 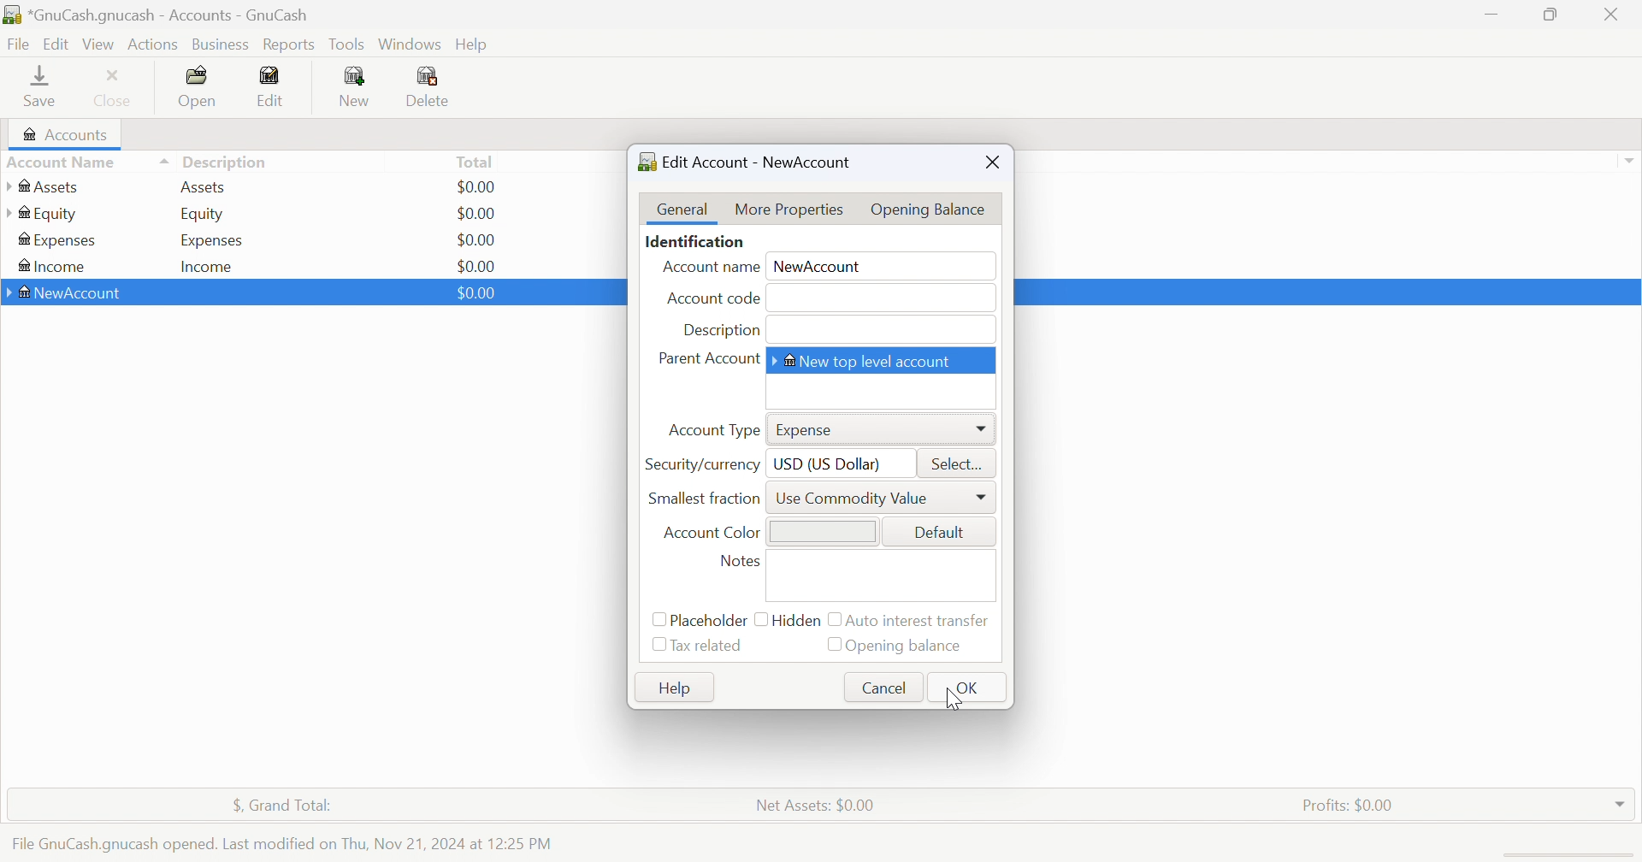 What do you see at coordinates (865, 360) in the screenshot?
I see `New top level account` at bounding box center [865, 360].